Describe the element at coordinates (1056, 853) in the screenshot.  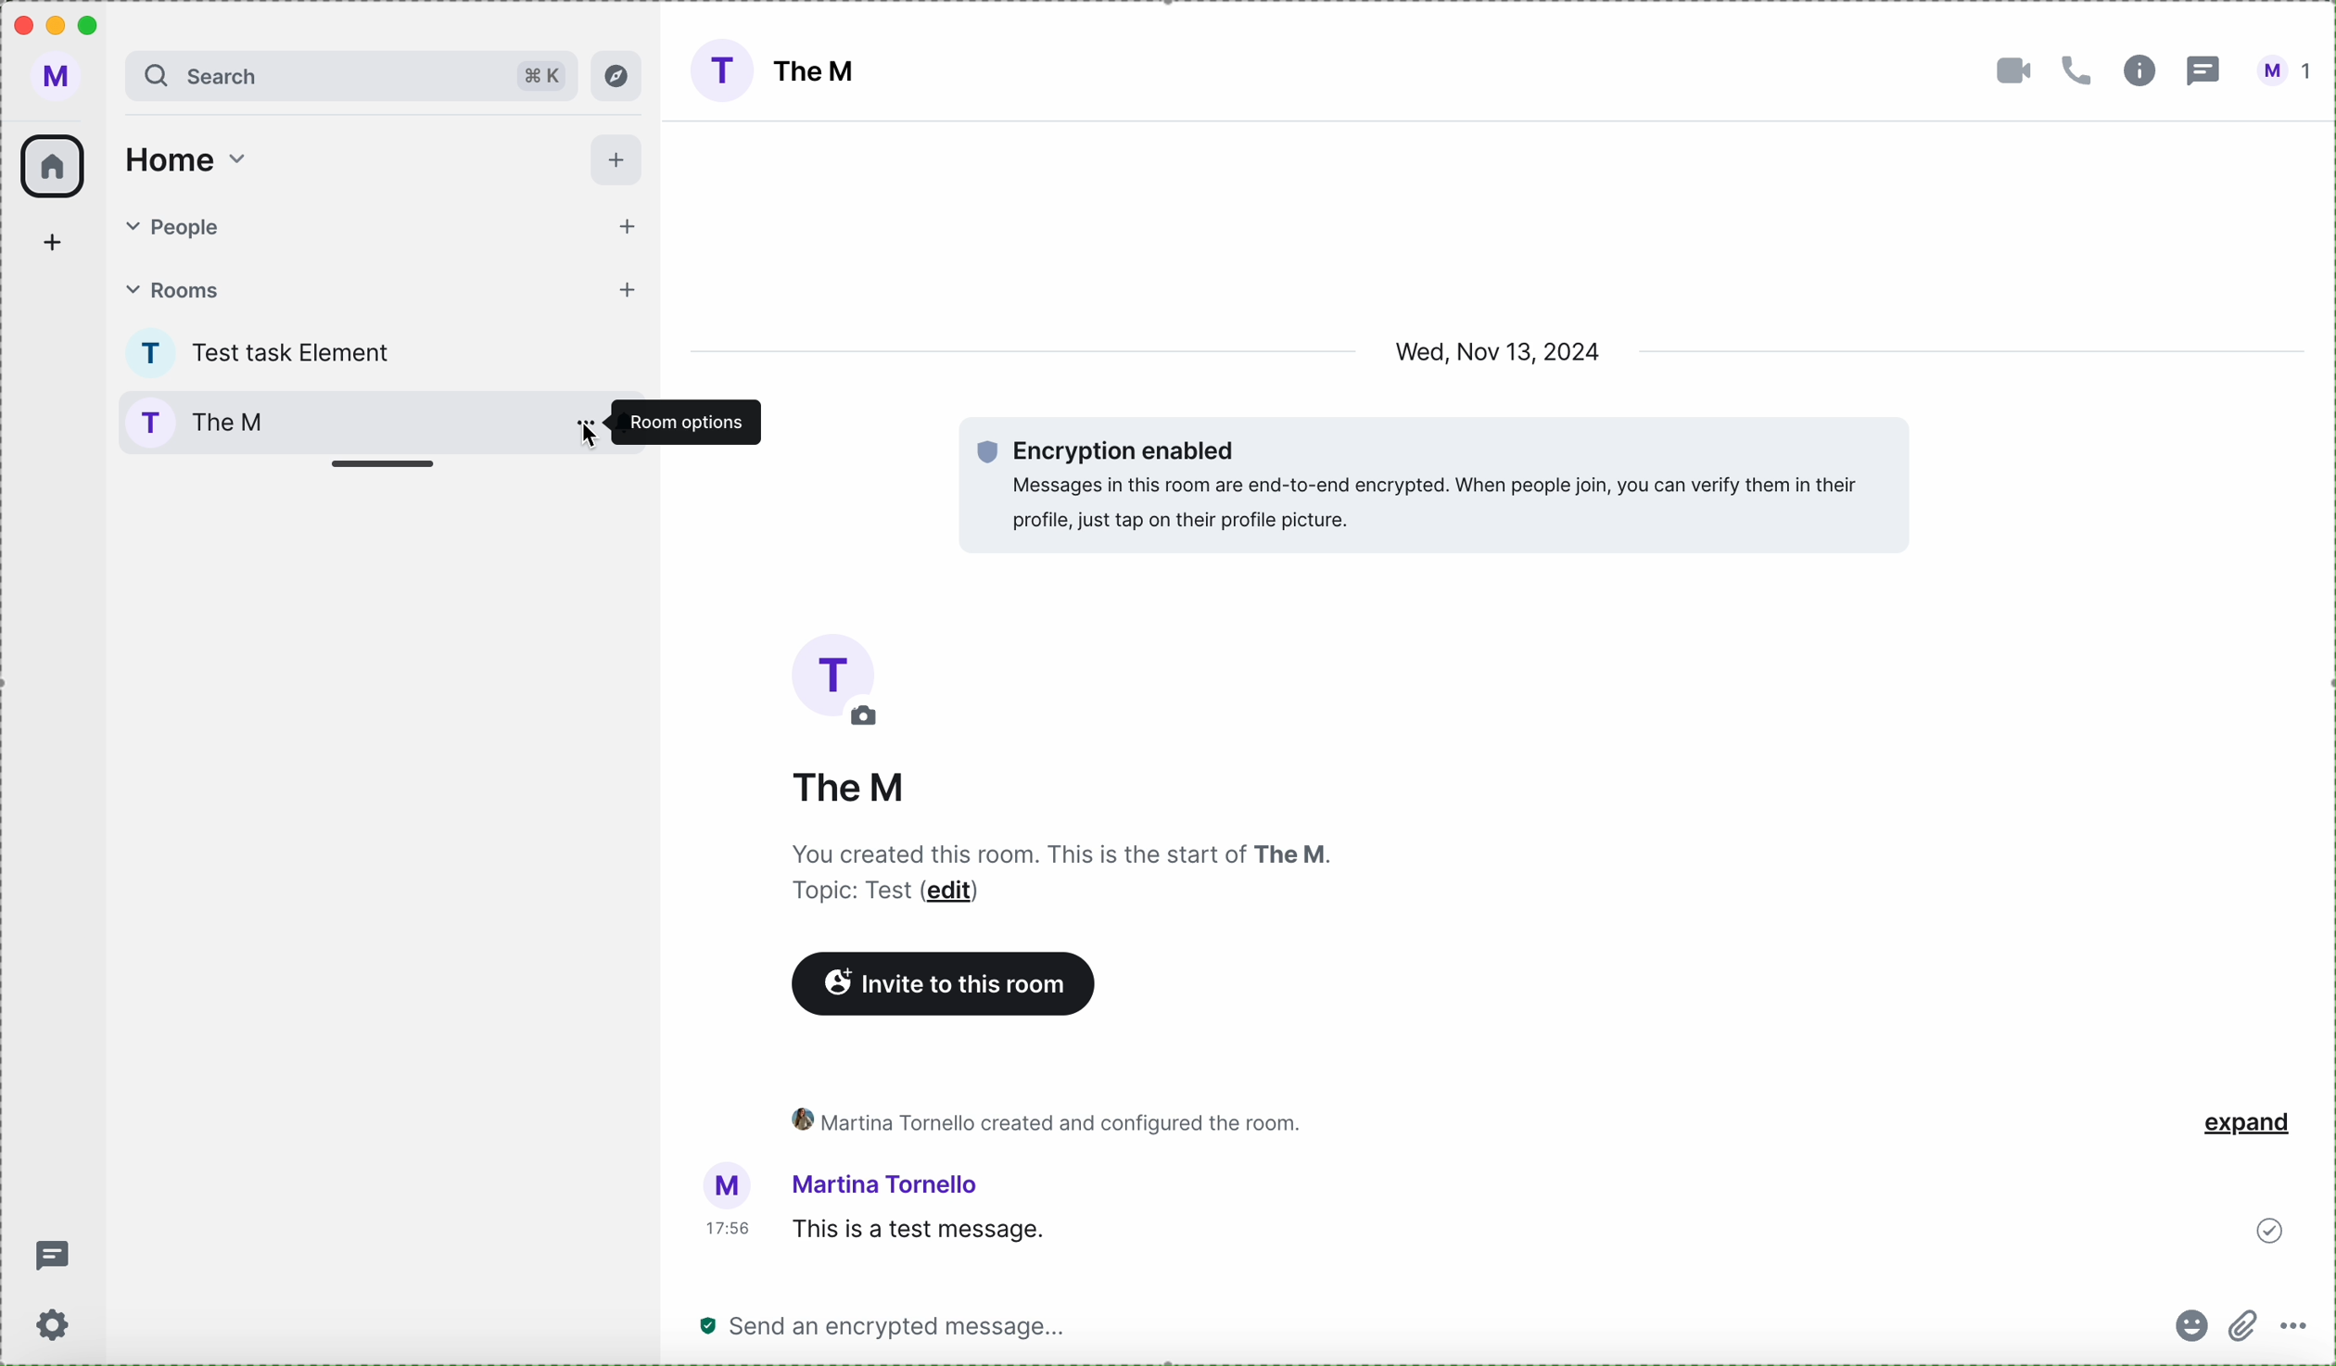
I see `description room` at that location.